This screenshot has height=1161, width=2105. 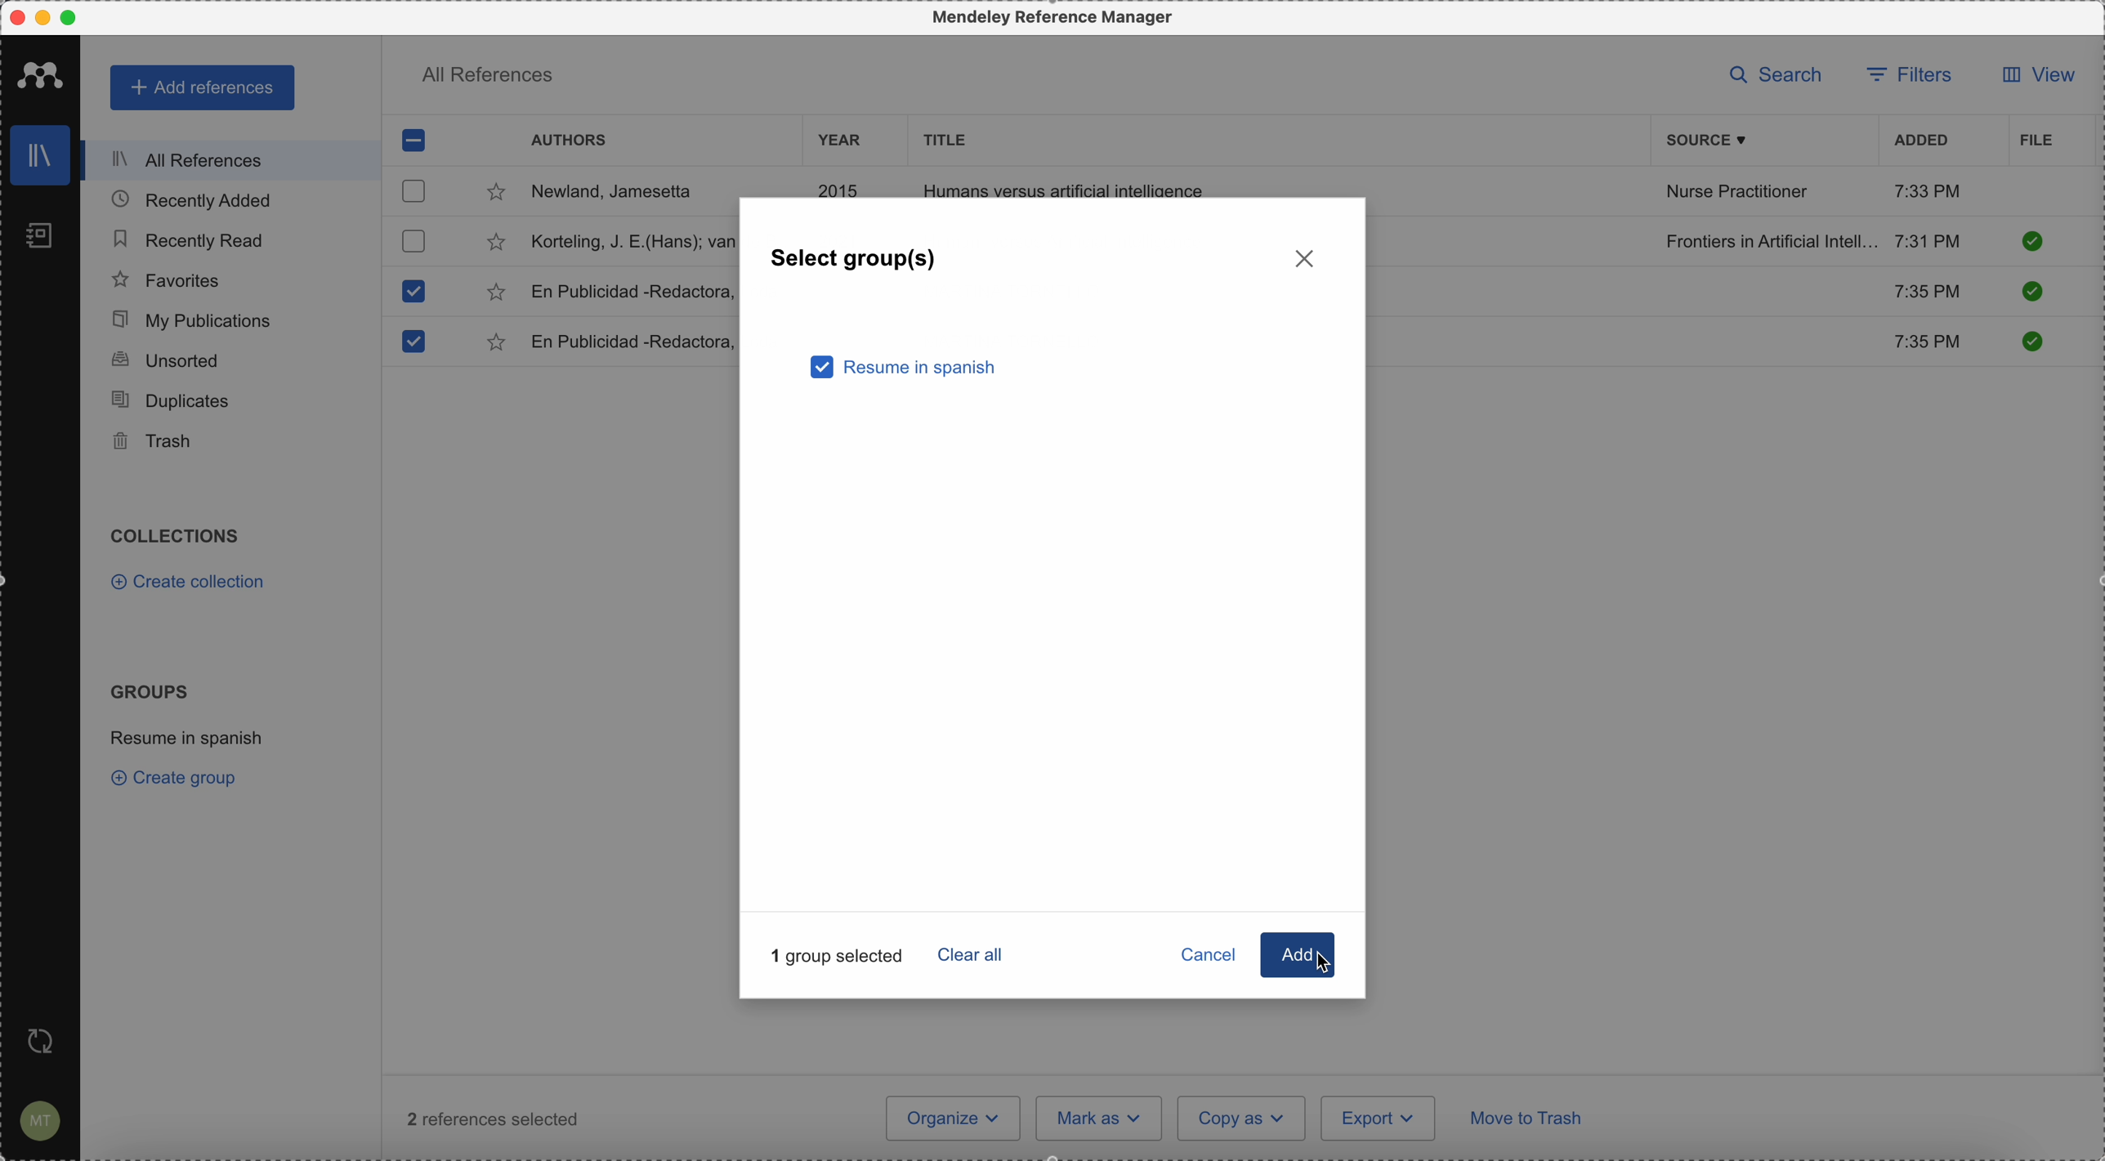 What do you see at coordinates (2030, 341) in the screenshot?
I see `check it` at bounding box center [2030, 341].